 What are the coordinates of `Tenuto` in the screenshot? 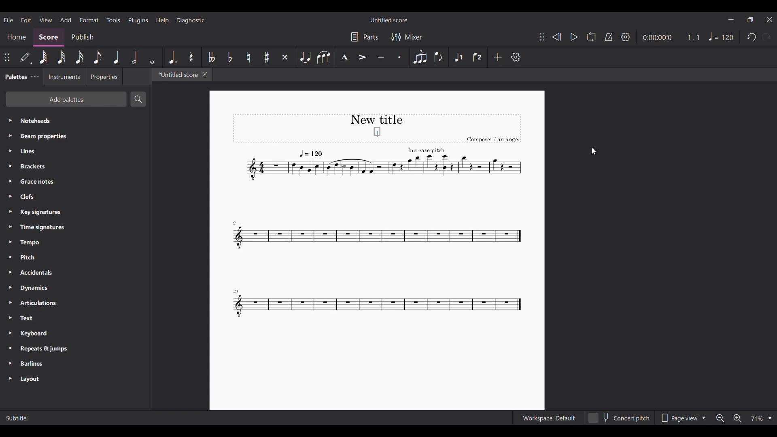 It's located at (381, 57).